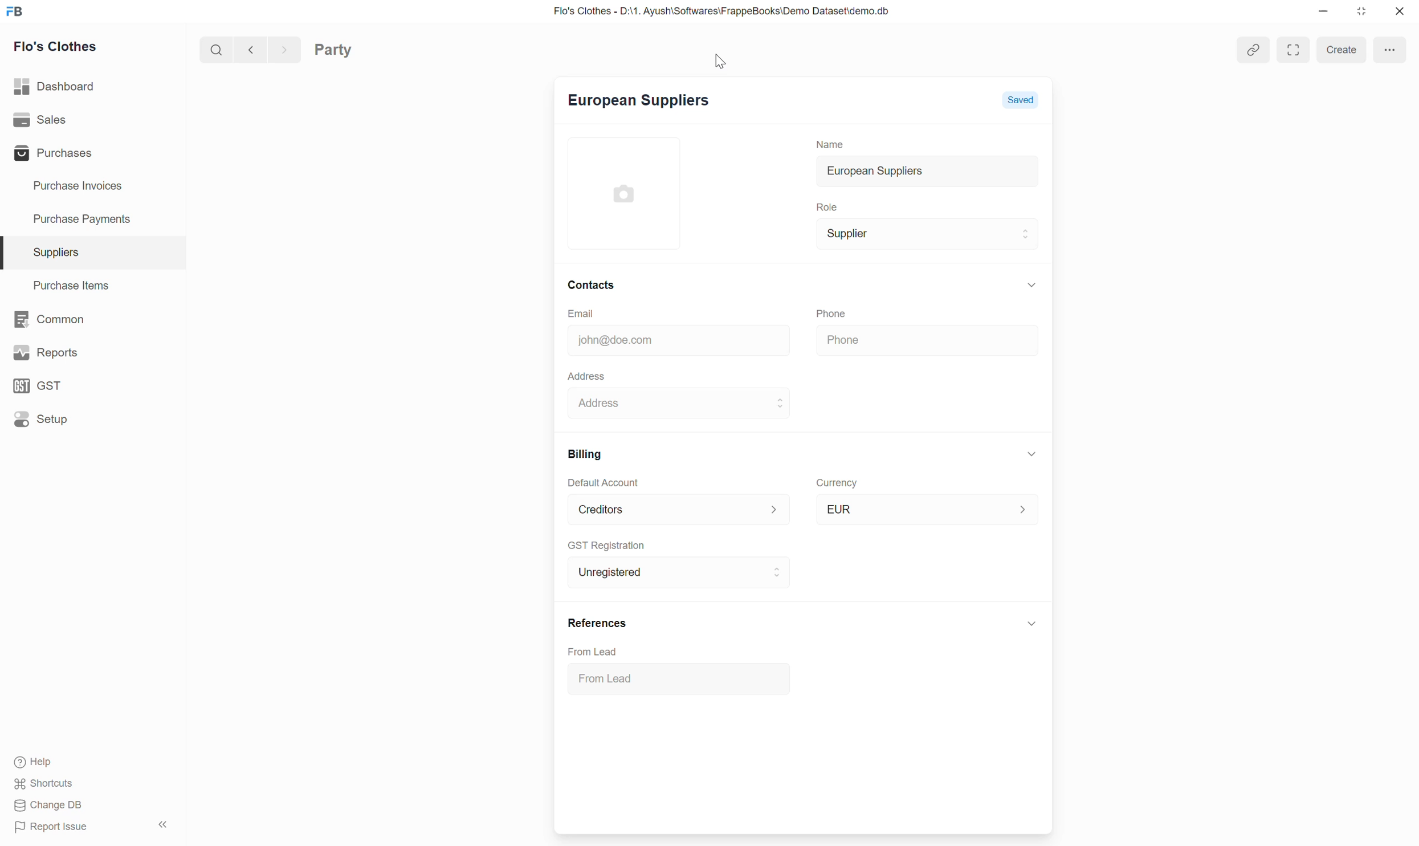 The image size is (1419, 846). I want to click on usD, so click(839, 507).